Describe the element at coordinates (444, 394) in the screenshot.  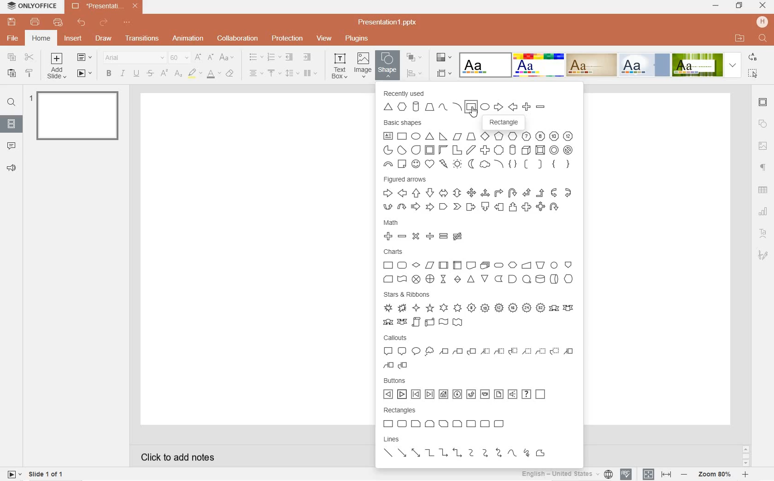
I see `Home Button` at that location.